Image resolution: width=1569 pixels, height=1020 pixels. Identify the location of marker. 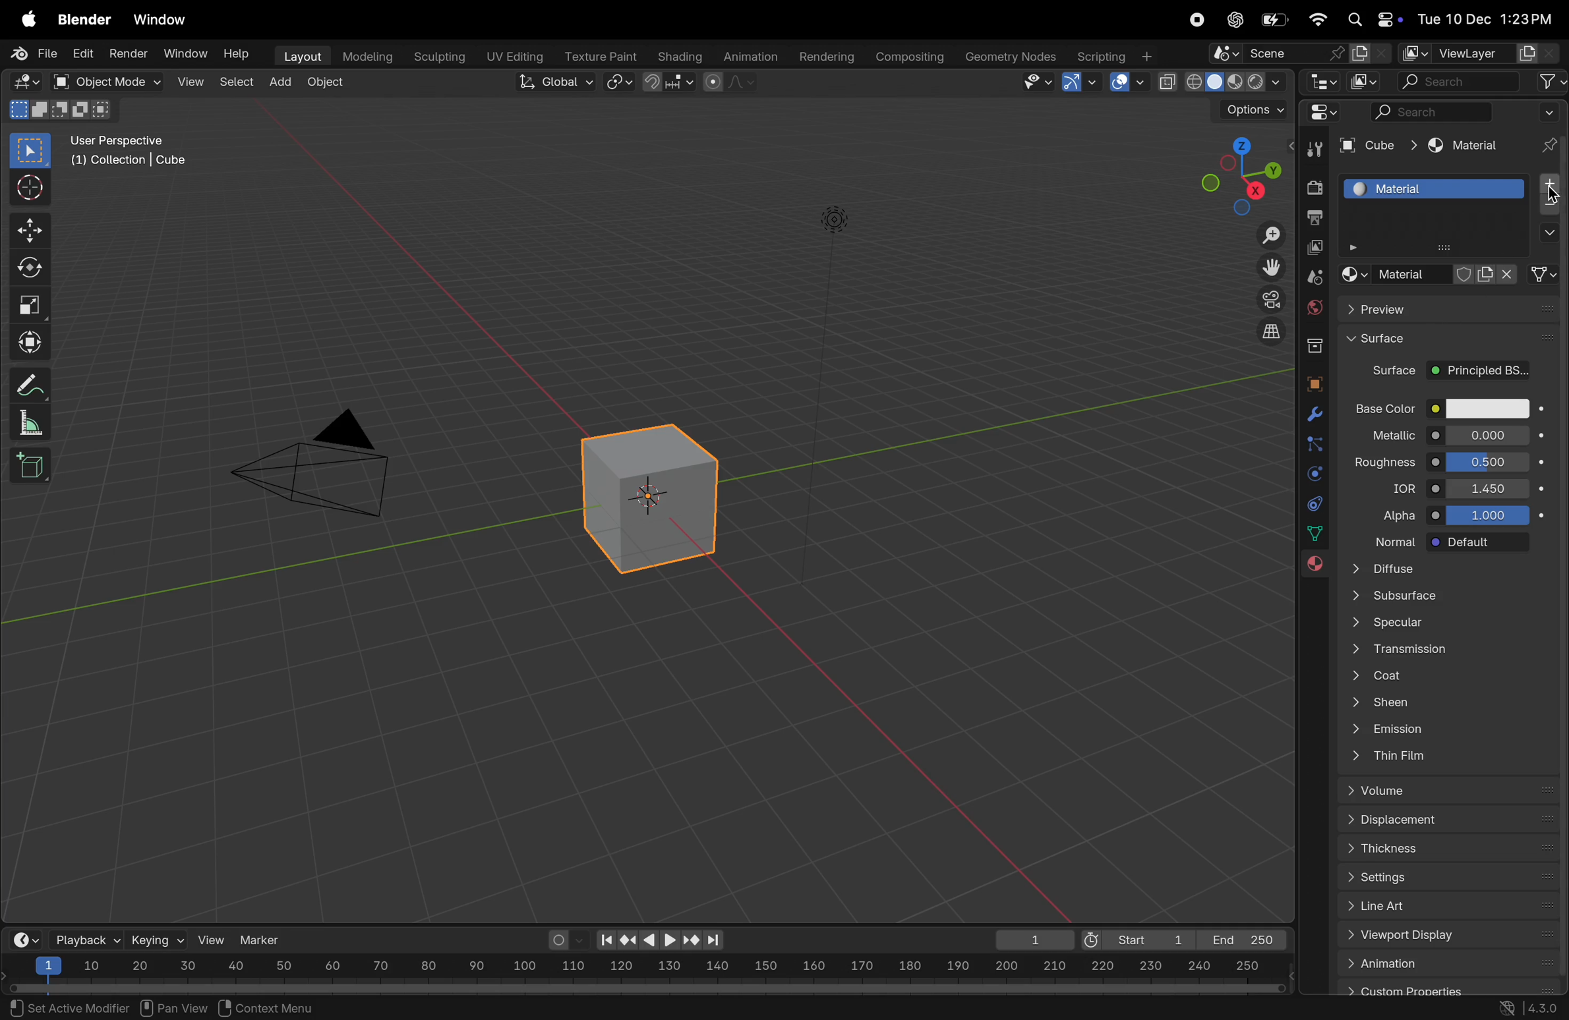
(265, 938).